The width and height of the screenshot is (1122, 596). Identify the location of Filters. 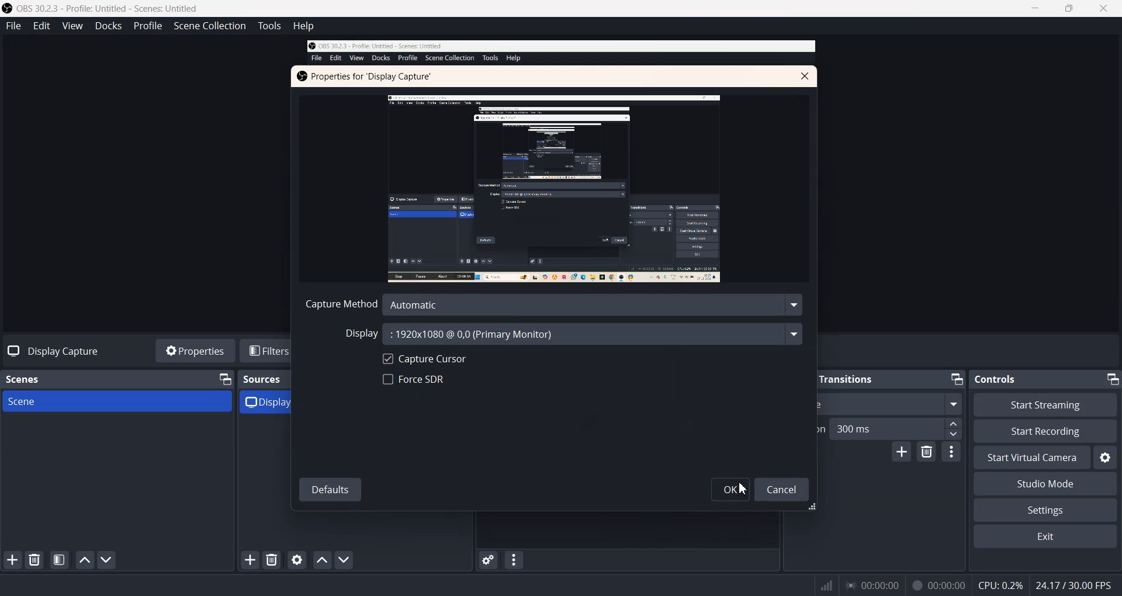
(269, 351).